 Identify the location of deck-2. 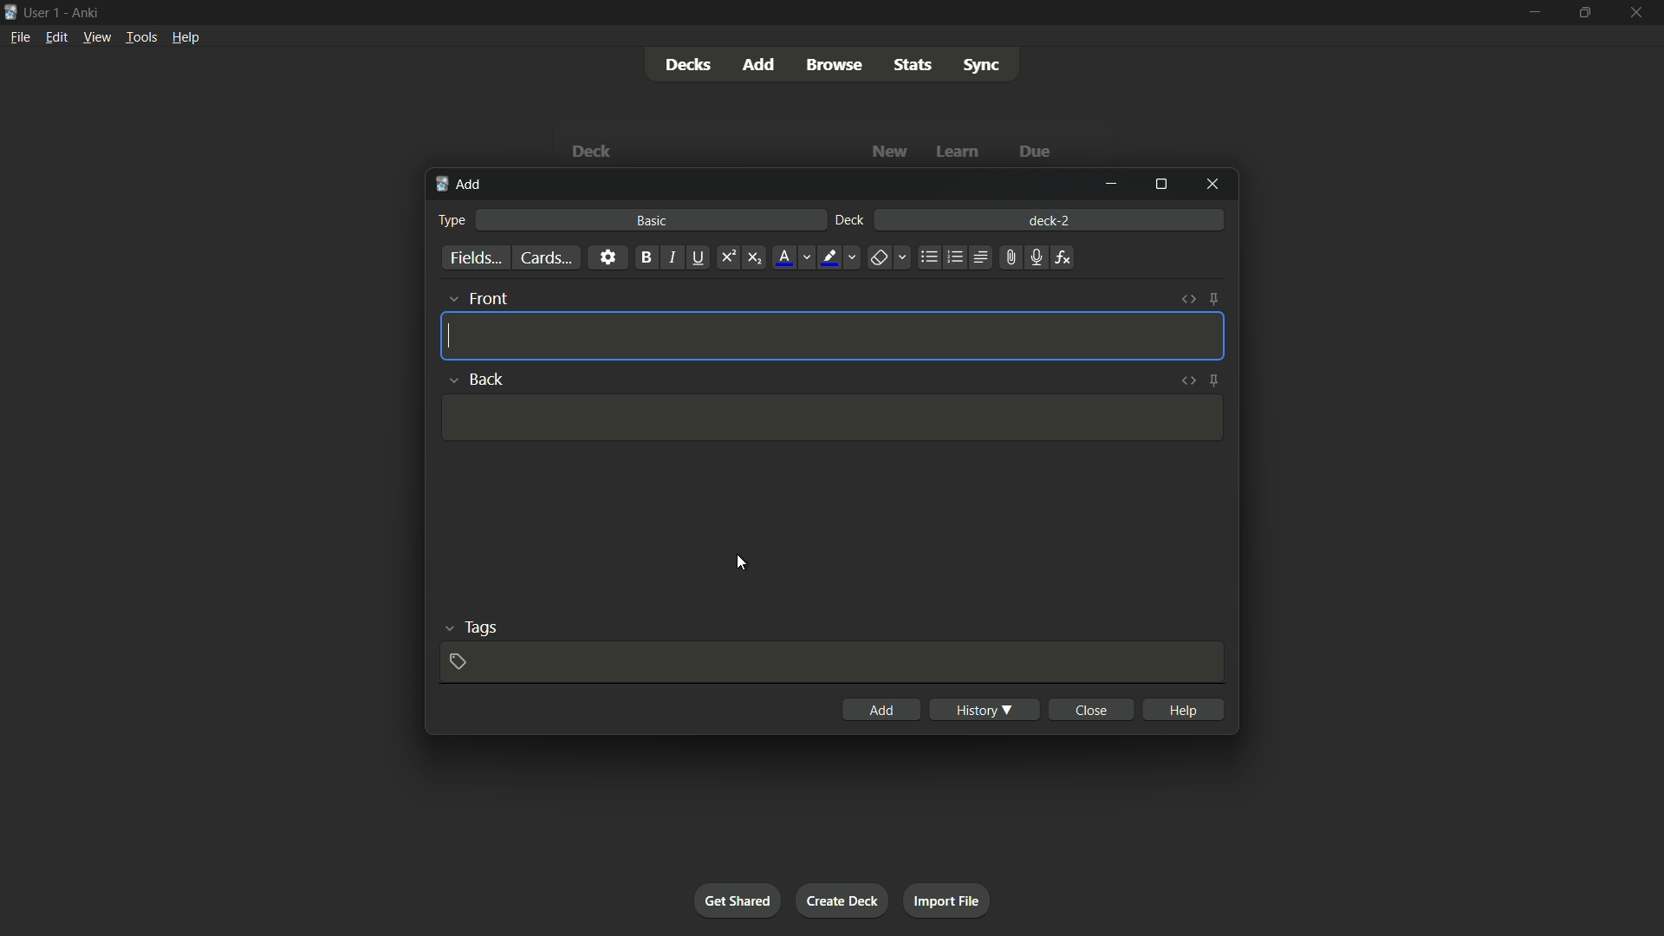
(1050, 218).